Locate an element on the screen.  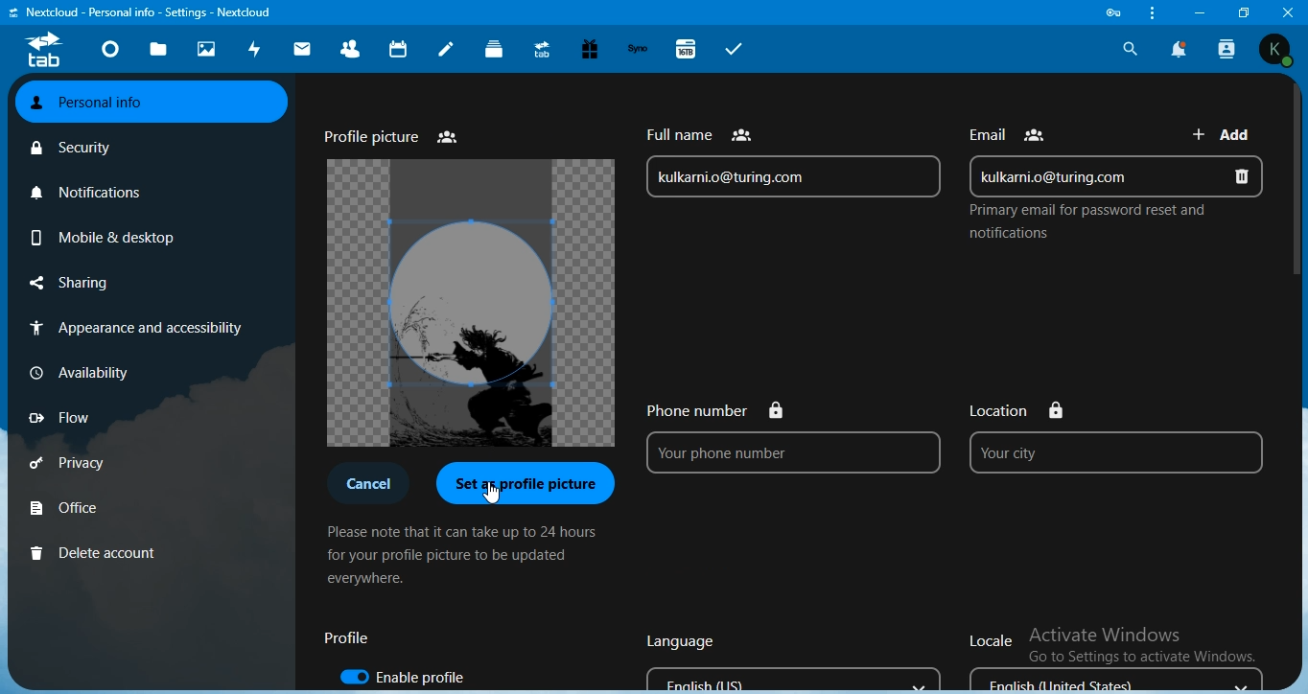
email is located at coordinates (1117, 173).